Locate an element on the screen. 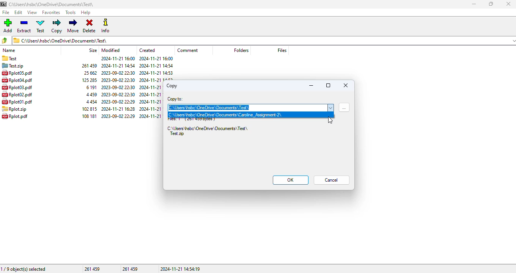  folders is located at coordinates (241, 50).